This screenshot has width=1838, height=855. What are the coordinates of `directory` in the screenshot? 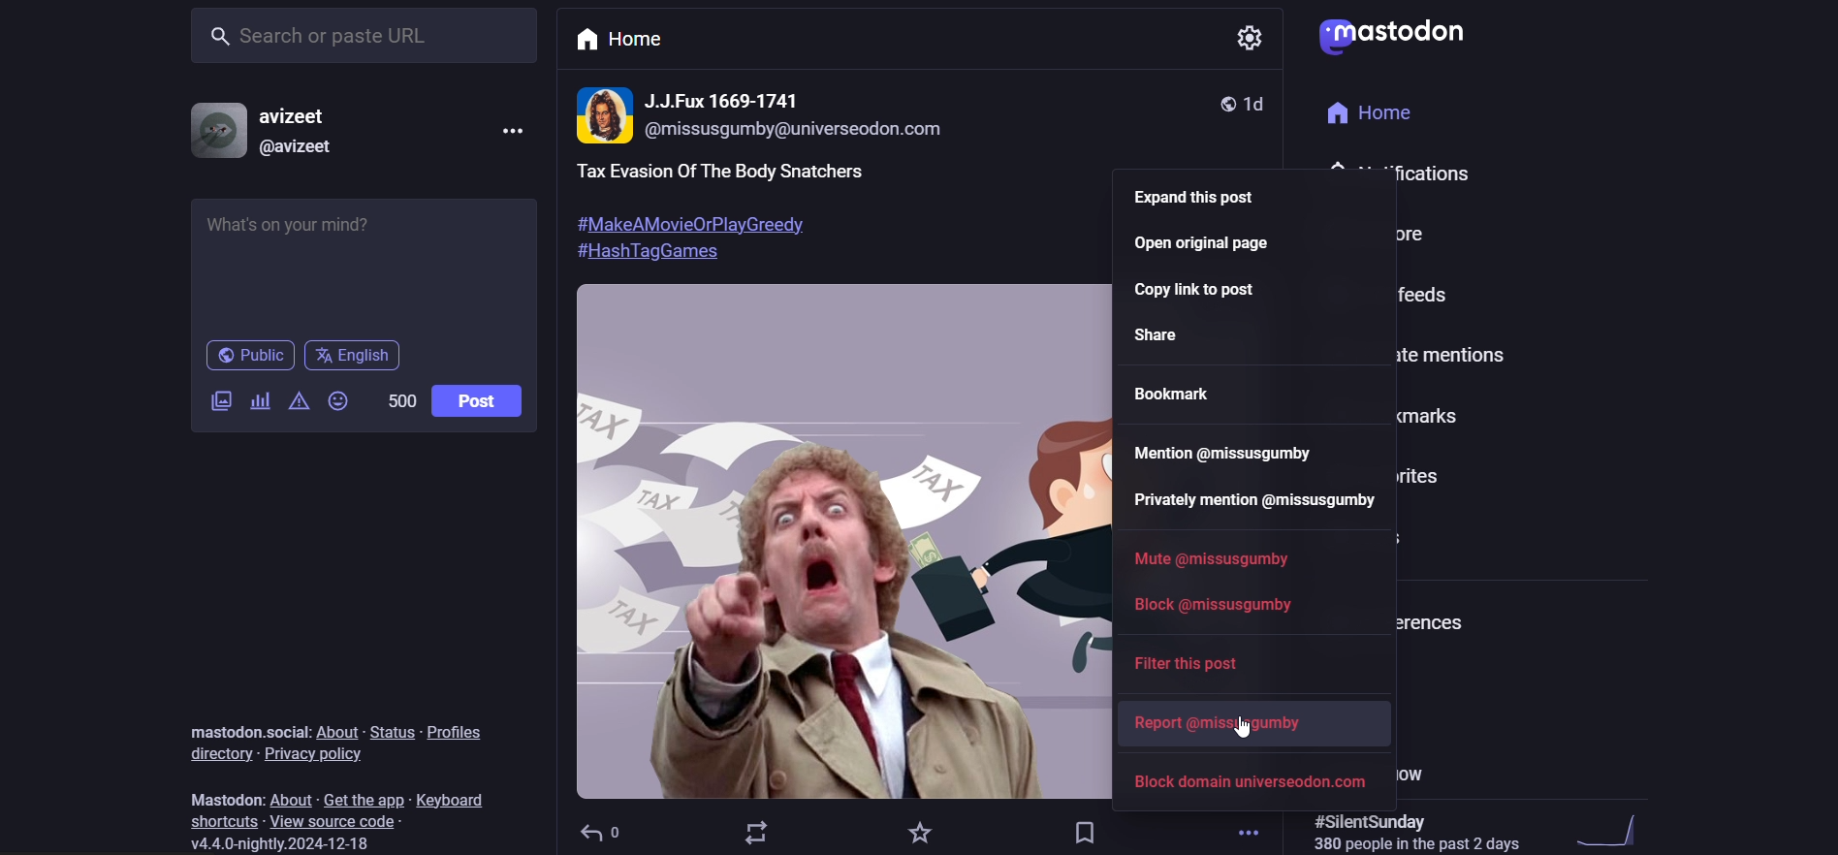 It's located at (217, 754).